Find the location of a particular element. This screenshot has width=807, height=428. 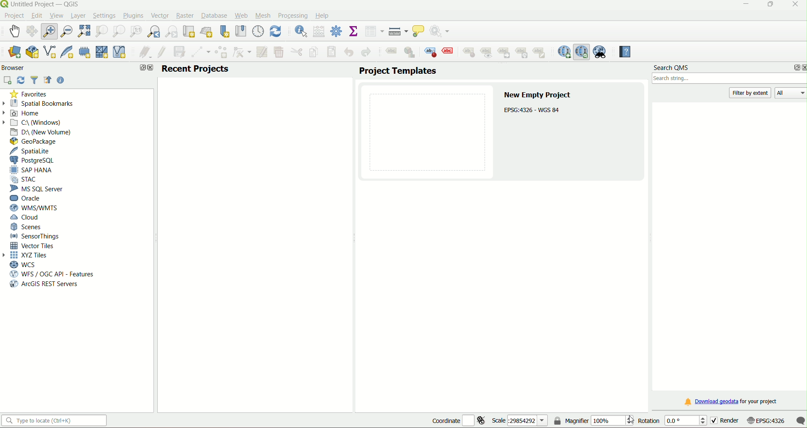

Sensor Things is located at coordinates (35, 236).